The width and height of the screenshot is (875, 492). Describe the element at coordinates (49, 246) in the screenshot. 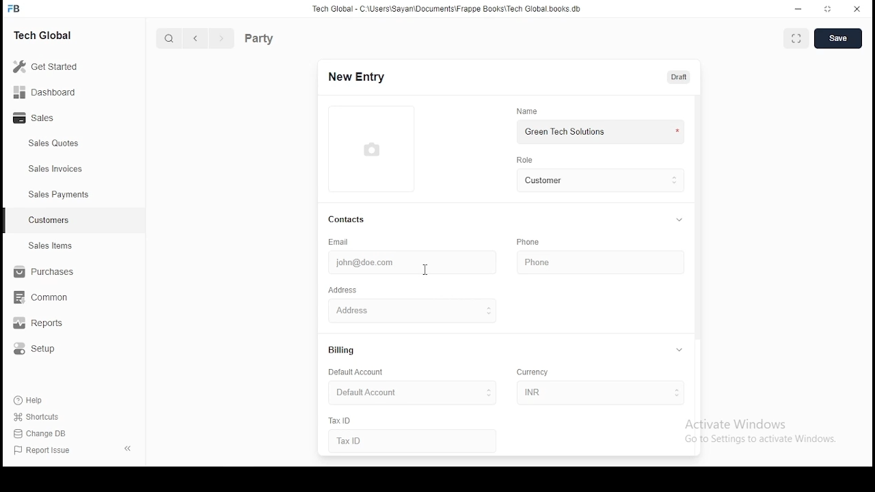

I see `sales items` at that location.